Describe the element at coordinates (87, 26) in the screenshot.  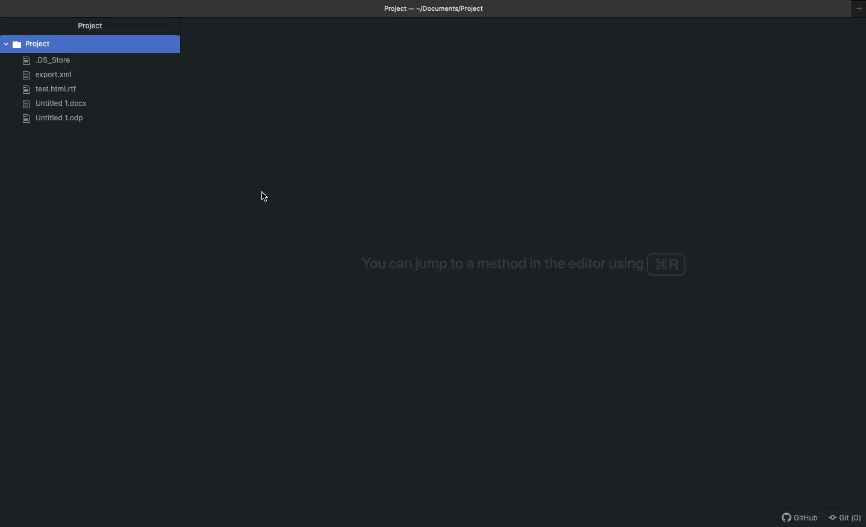
I see `Project` at that location.